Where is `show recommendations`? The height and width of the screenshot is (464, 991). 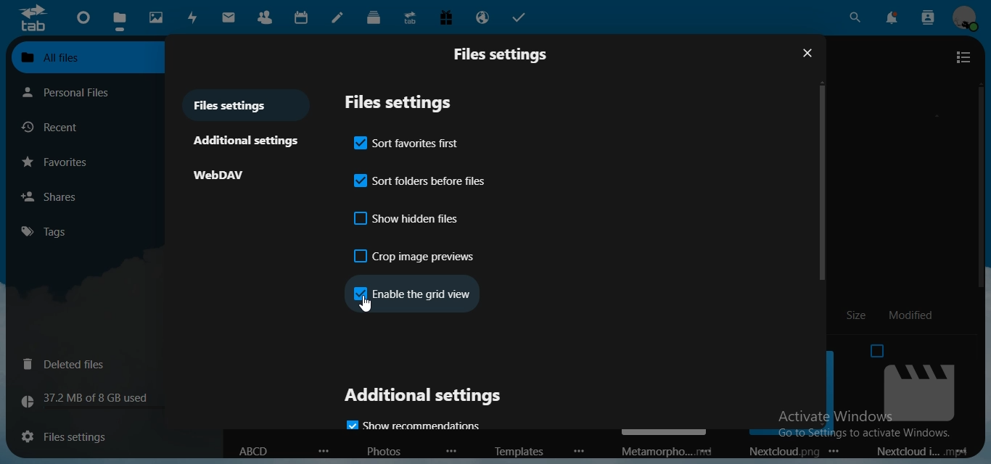 show recommendations is located at coordinates (417, 424).